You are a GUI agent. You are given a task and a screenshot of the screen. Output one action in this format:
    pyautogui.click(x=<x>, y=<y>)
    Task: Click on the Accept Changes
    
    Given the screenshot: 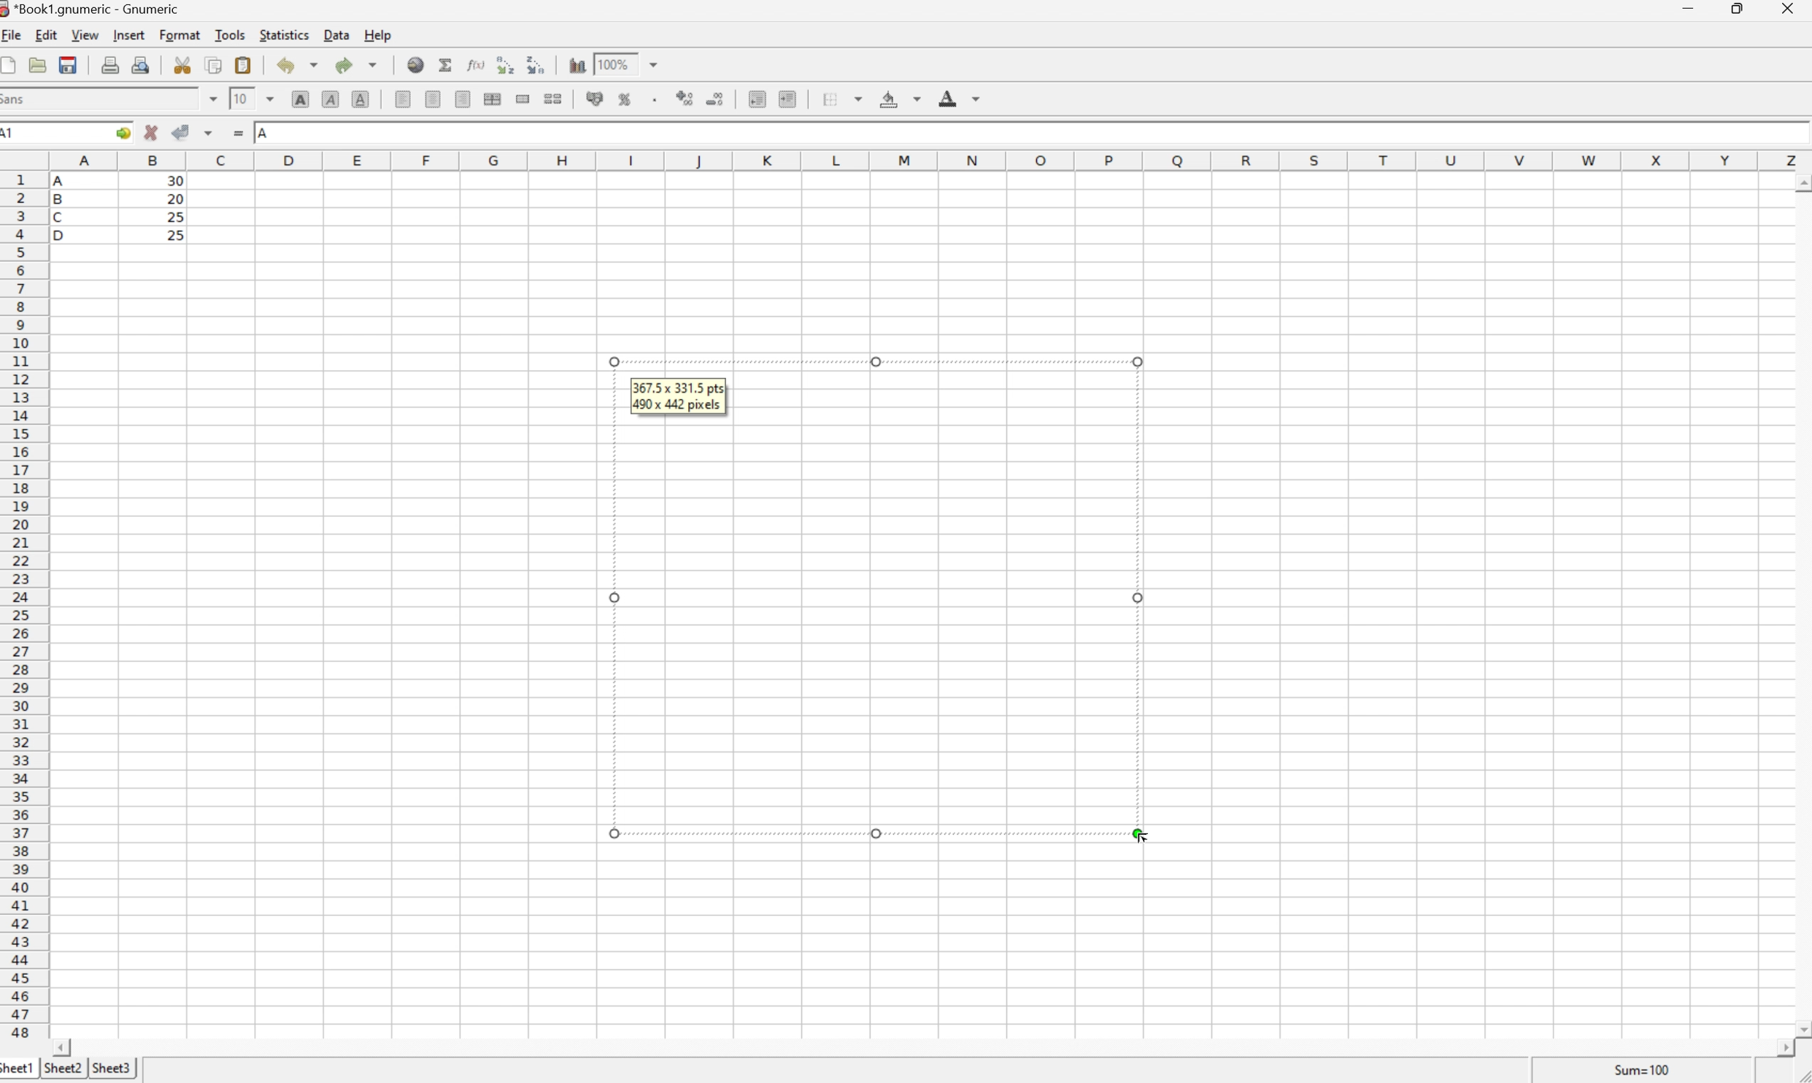 What is the action you would take?
    pyautogui.click(x=179, y=131)
    